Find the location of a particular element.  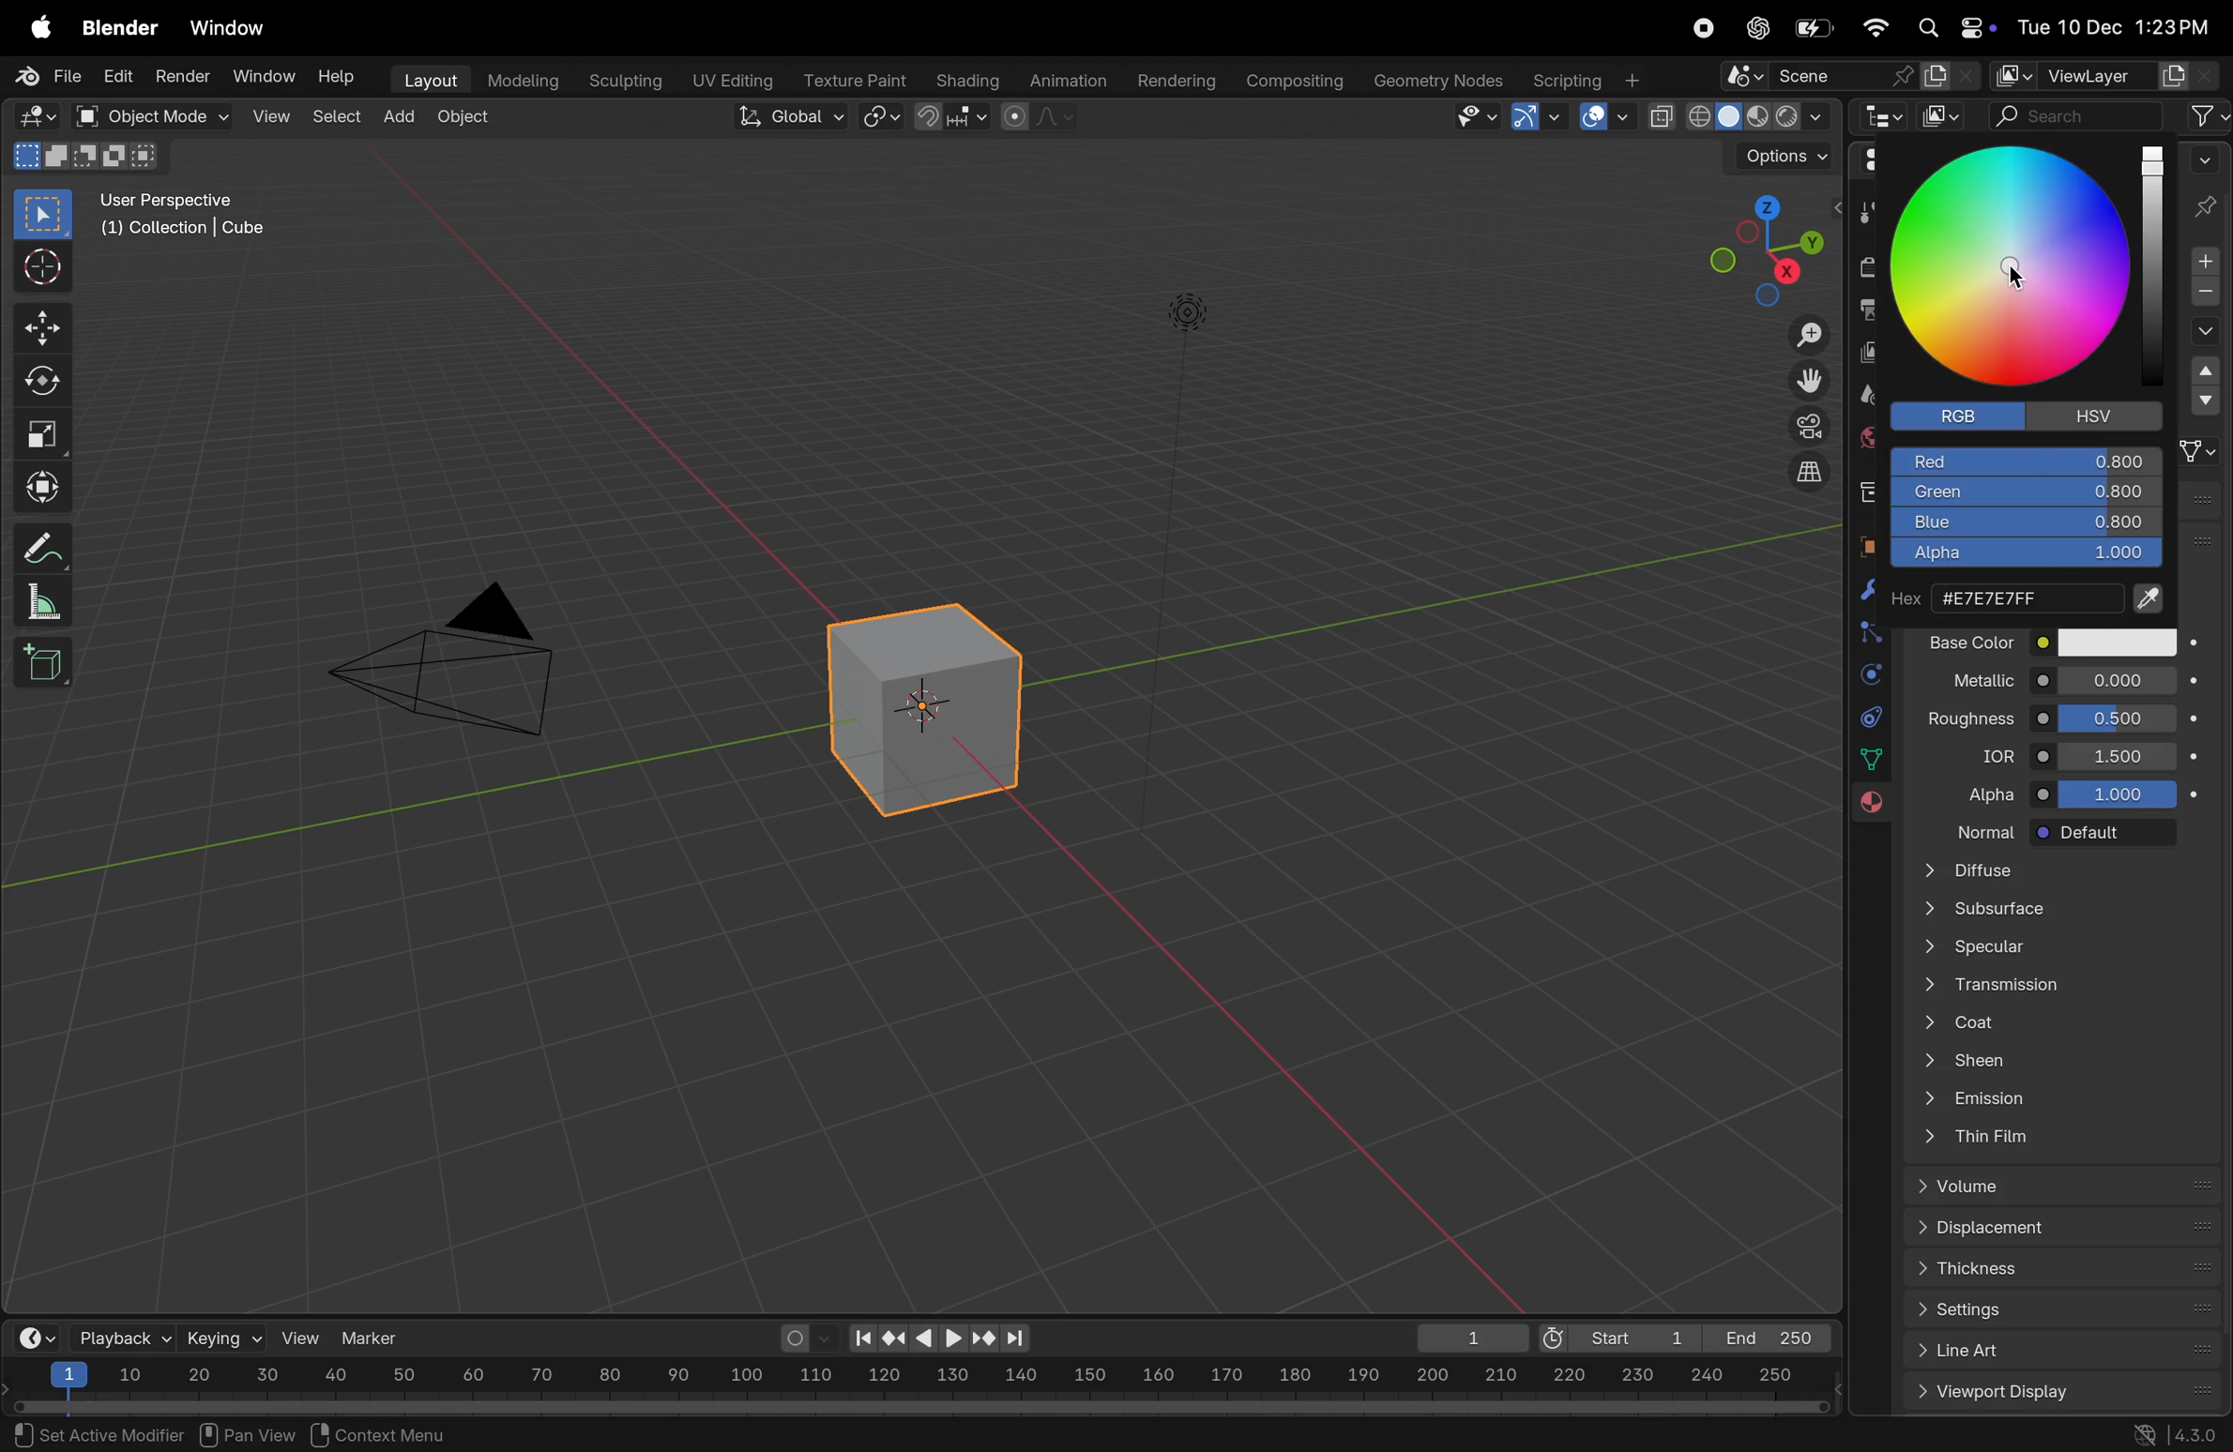

0.00 is located at coordinates (2118, 678).